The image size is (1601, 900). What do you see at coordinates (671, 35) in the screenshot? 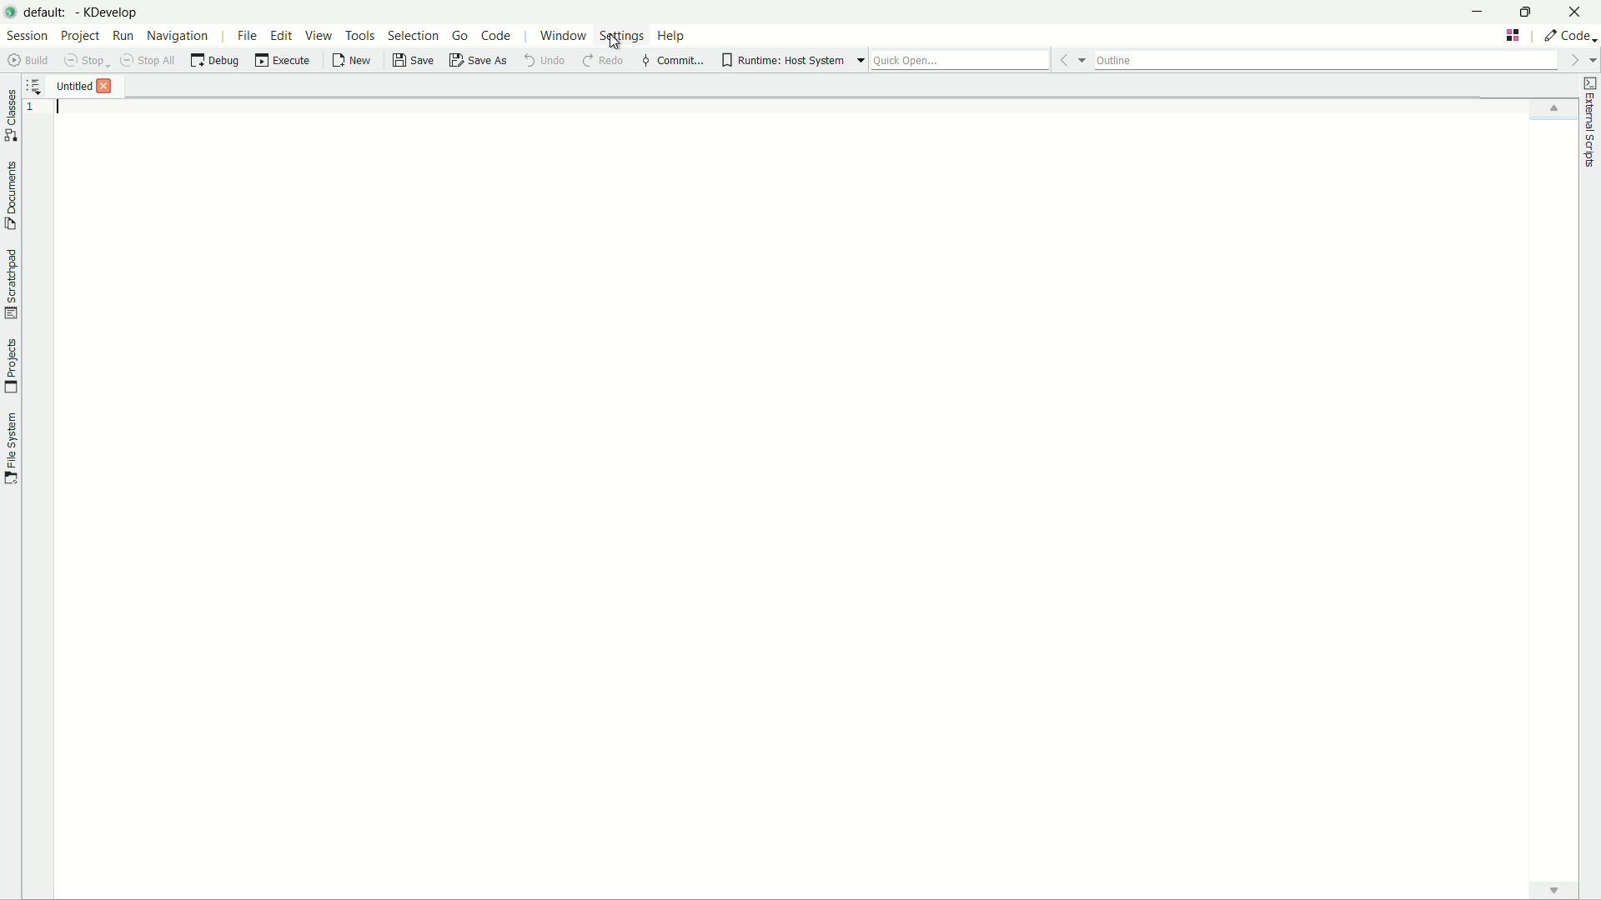
I see `help` at bounding box center [671, 35].